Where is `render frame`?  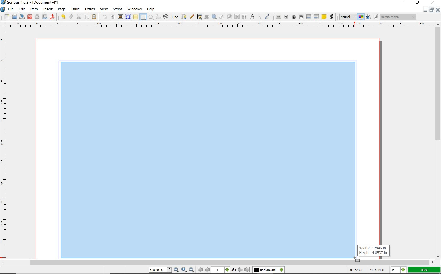
render frame is located at coordinates (129, 17).